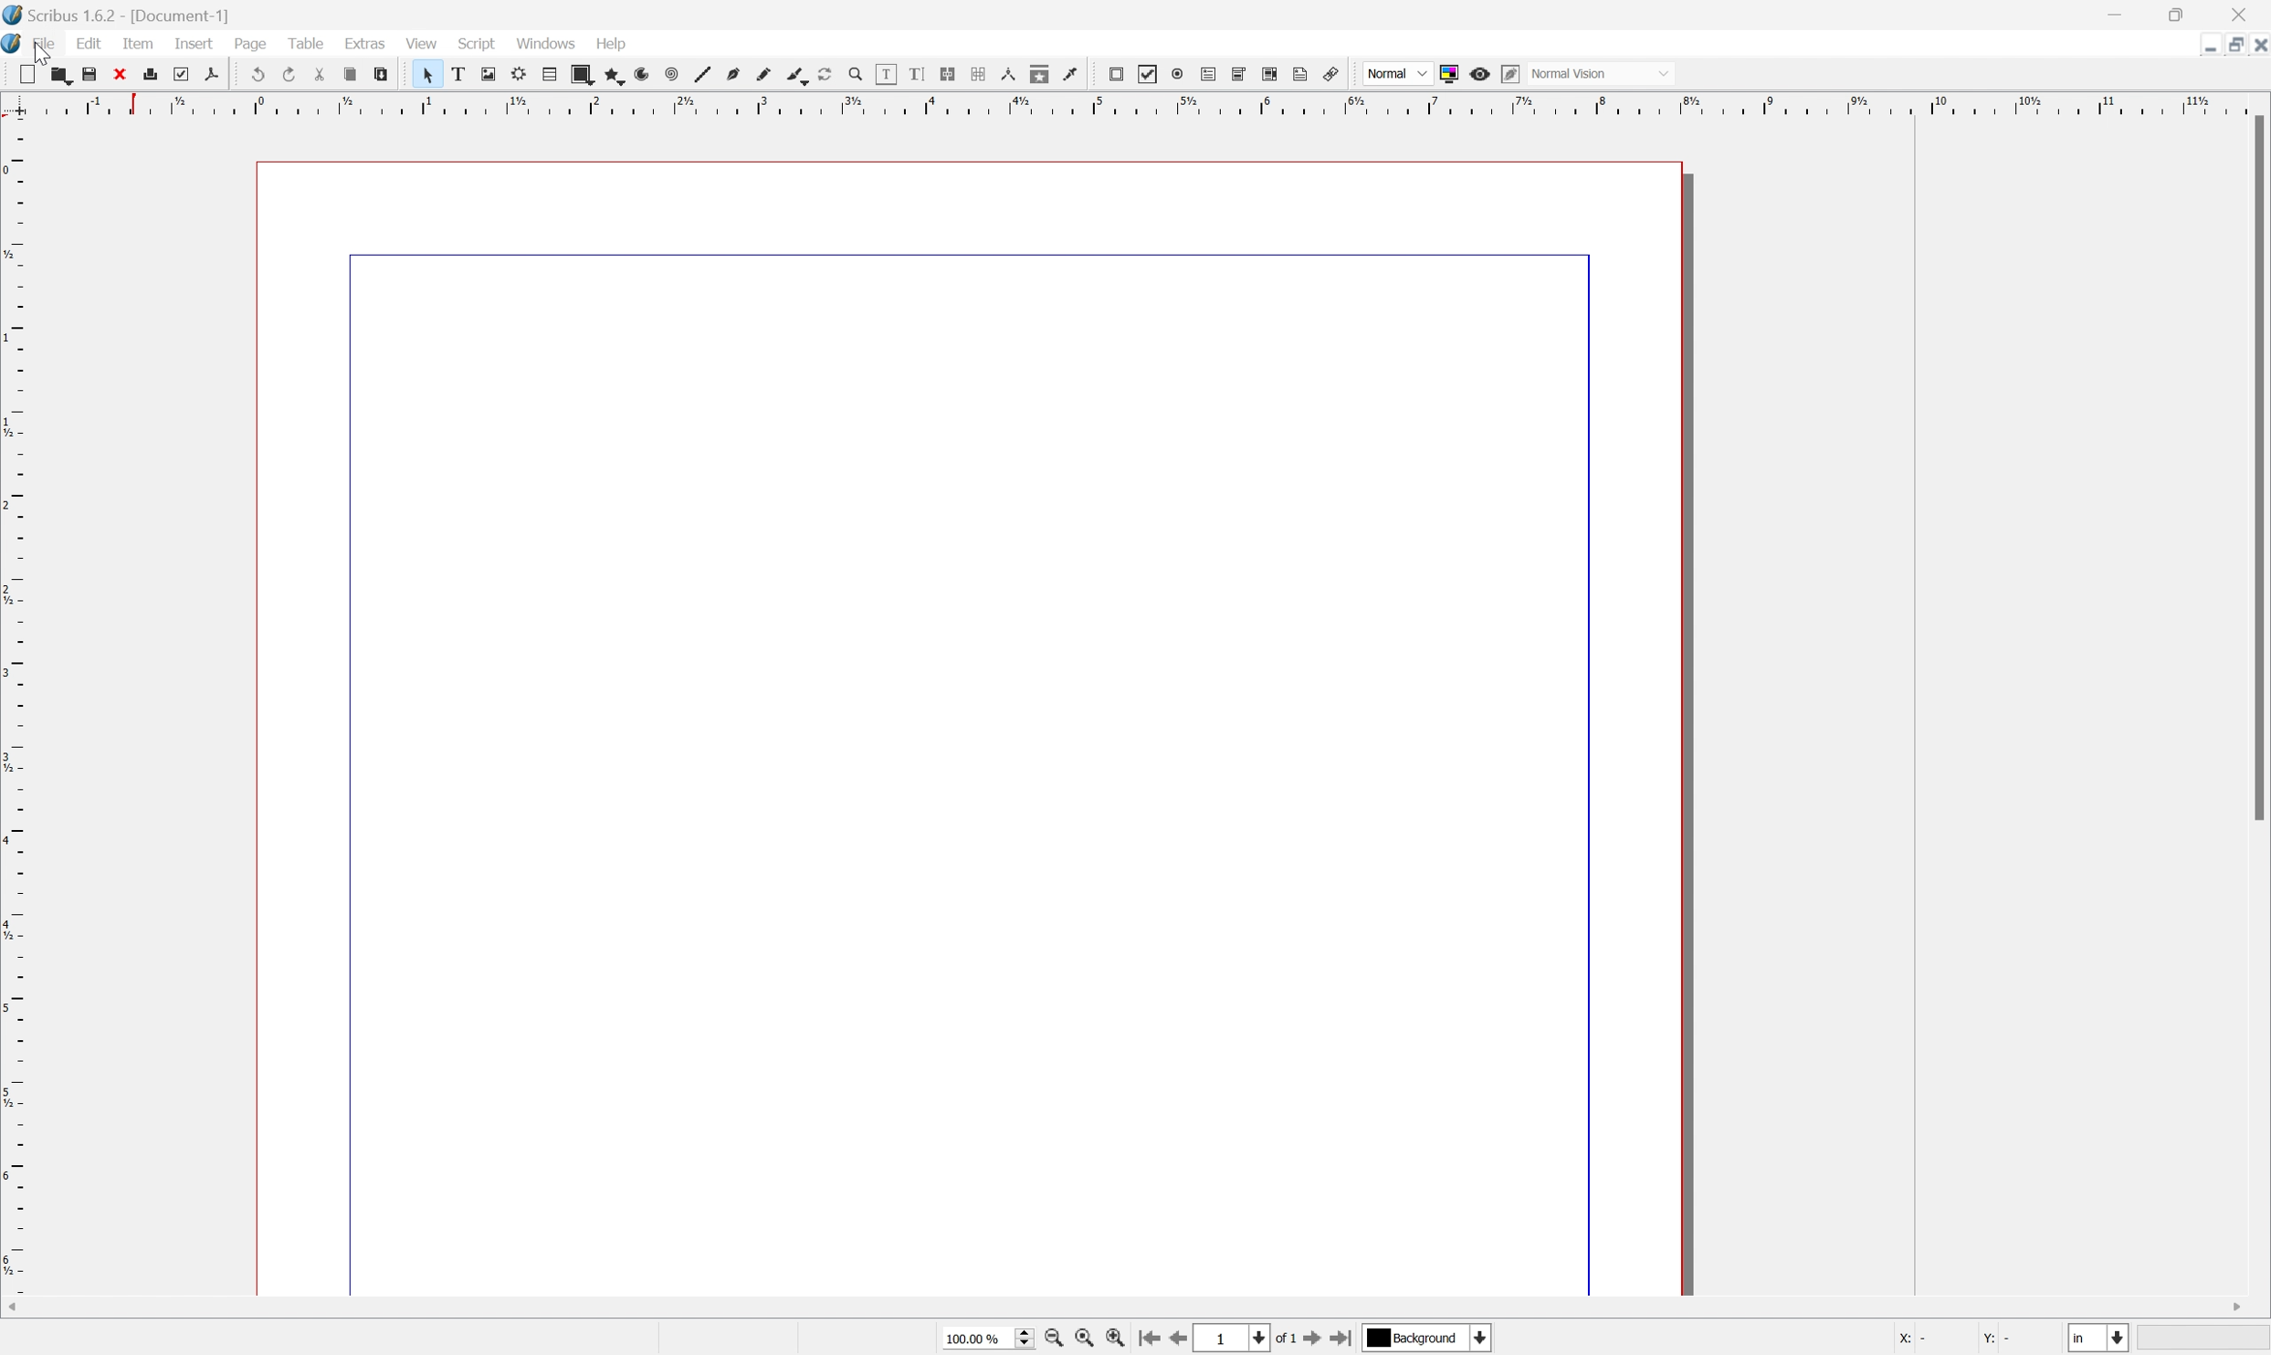 Image resolution: width=2271 pixels, height=1355 pixels. Describe the element at coordinates (1449, 72) in the screenshot. I see `Toggle color management system` at that location.